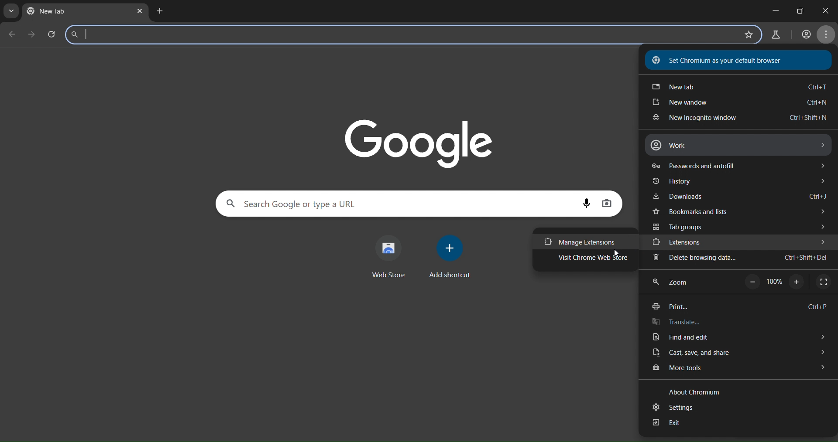 The width and height of the screenshot is (838, 442). What do you see at coordinates (11, 10) in the screenshot?
I see `search tabs` at bounding box center [11, 10].